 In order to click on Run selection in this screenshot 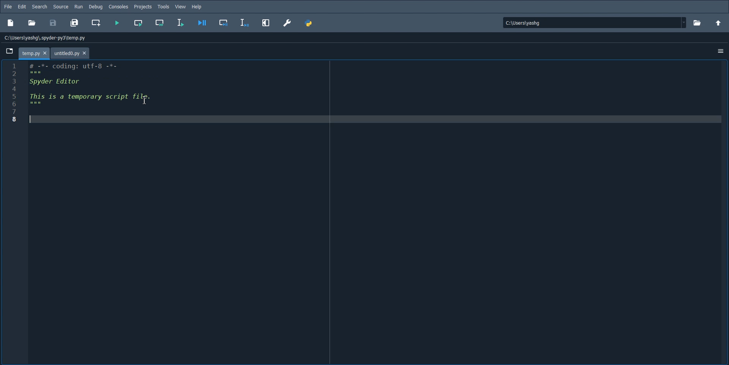, I will do `click(181, 24)`.